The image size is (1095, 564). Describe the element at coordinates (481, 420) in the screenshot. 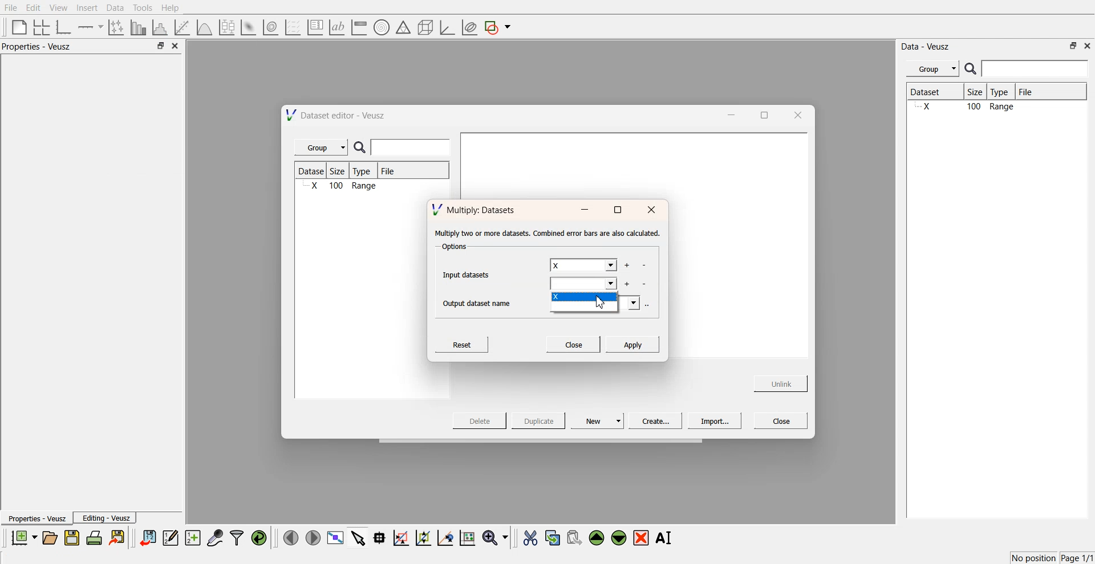

I see `Delete` at that location.